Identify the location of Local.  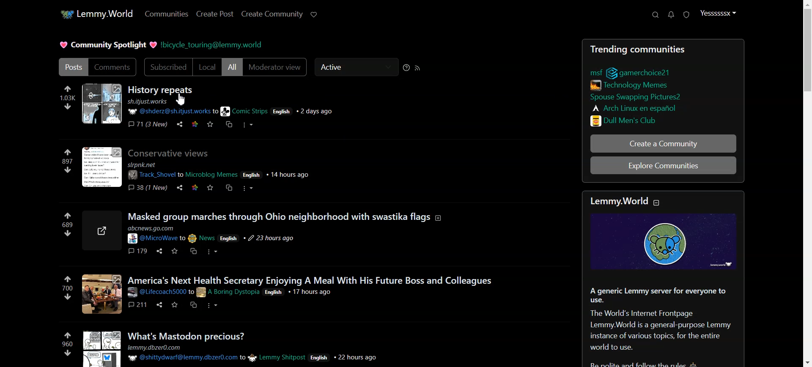
(208, 67).